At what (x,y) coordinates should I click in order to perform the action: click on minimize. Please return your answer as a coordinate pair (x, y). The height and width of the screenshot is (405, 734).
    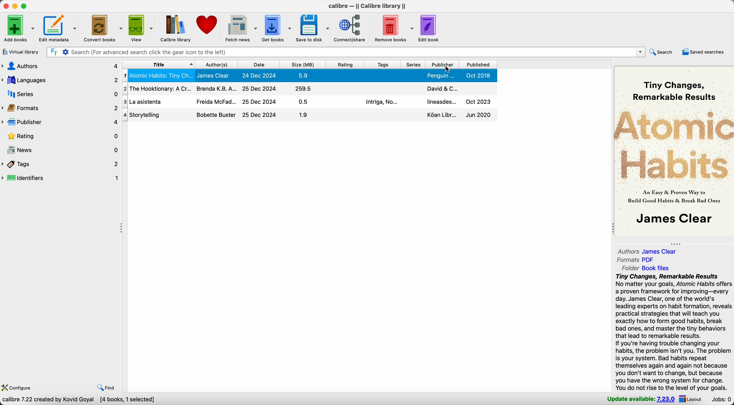
    Looking at the image, I should click on (15, 6).